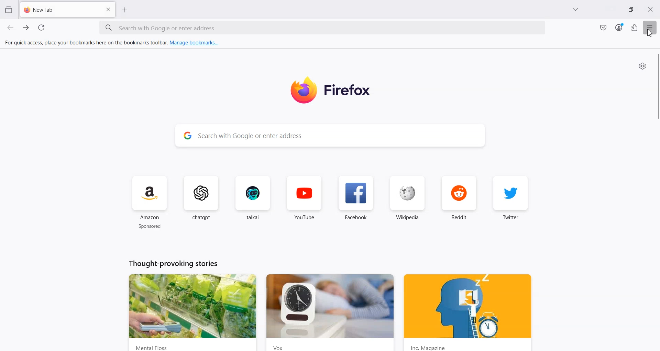  What do you see at coordinates (253, 202) in the screenshot?
I see `talkai` at bounding box center [253, 202].